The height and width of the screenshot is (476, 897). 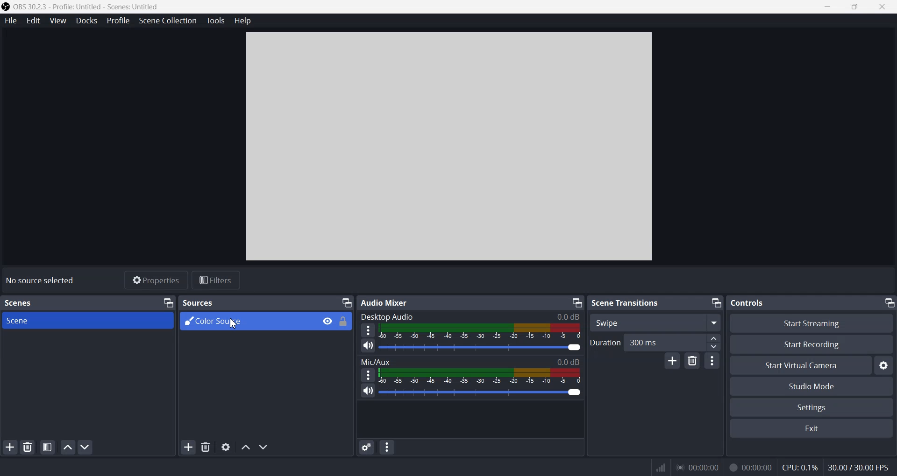 What do you see at coordinates (800, 365) in the screenshot?
I see `Start Virtual Camera` at bounding box center [800, 365].